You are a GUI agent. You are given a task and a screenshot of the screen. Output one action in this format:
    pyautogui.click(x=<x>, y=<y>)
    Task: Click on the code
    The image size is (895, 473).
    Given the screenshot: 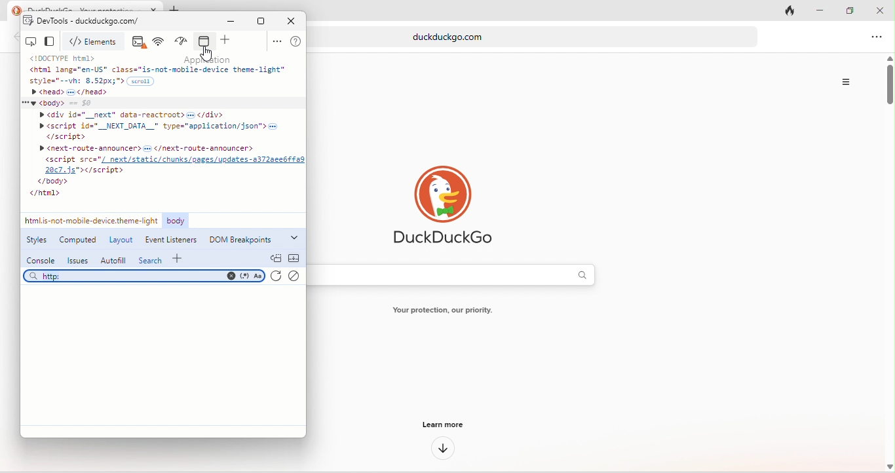 What is the action you would take?
    pyautogui.click(x=162, y=128)
    